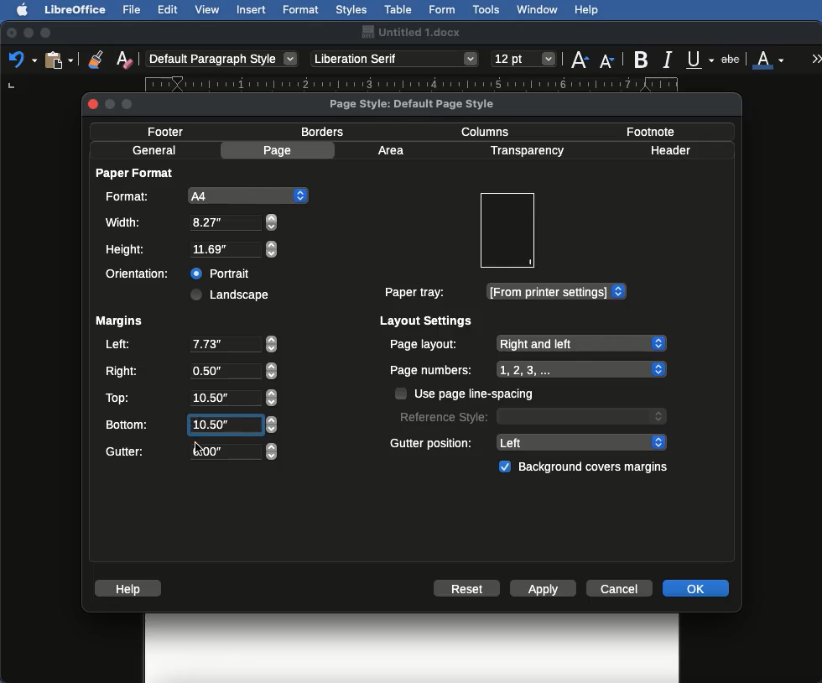 The height and width of the screenshot is (683, 822). Describe the element at coordinates (324, 132) in the screenshot. I see `Borders` at that location.